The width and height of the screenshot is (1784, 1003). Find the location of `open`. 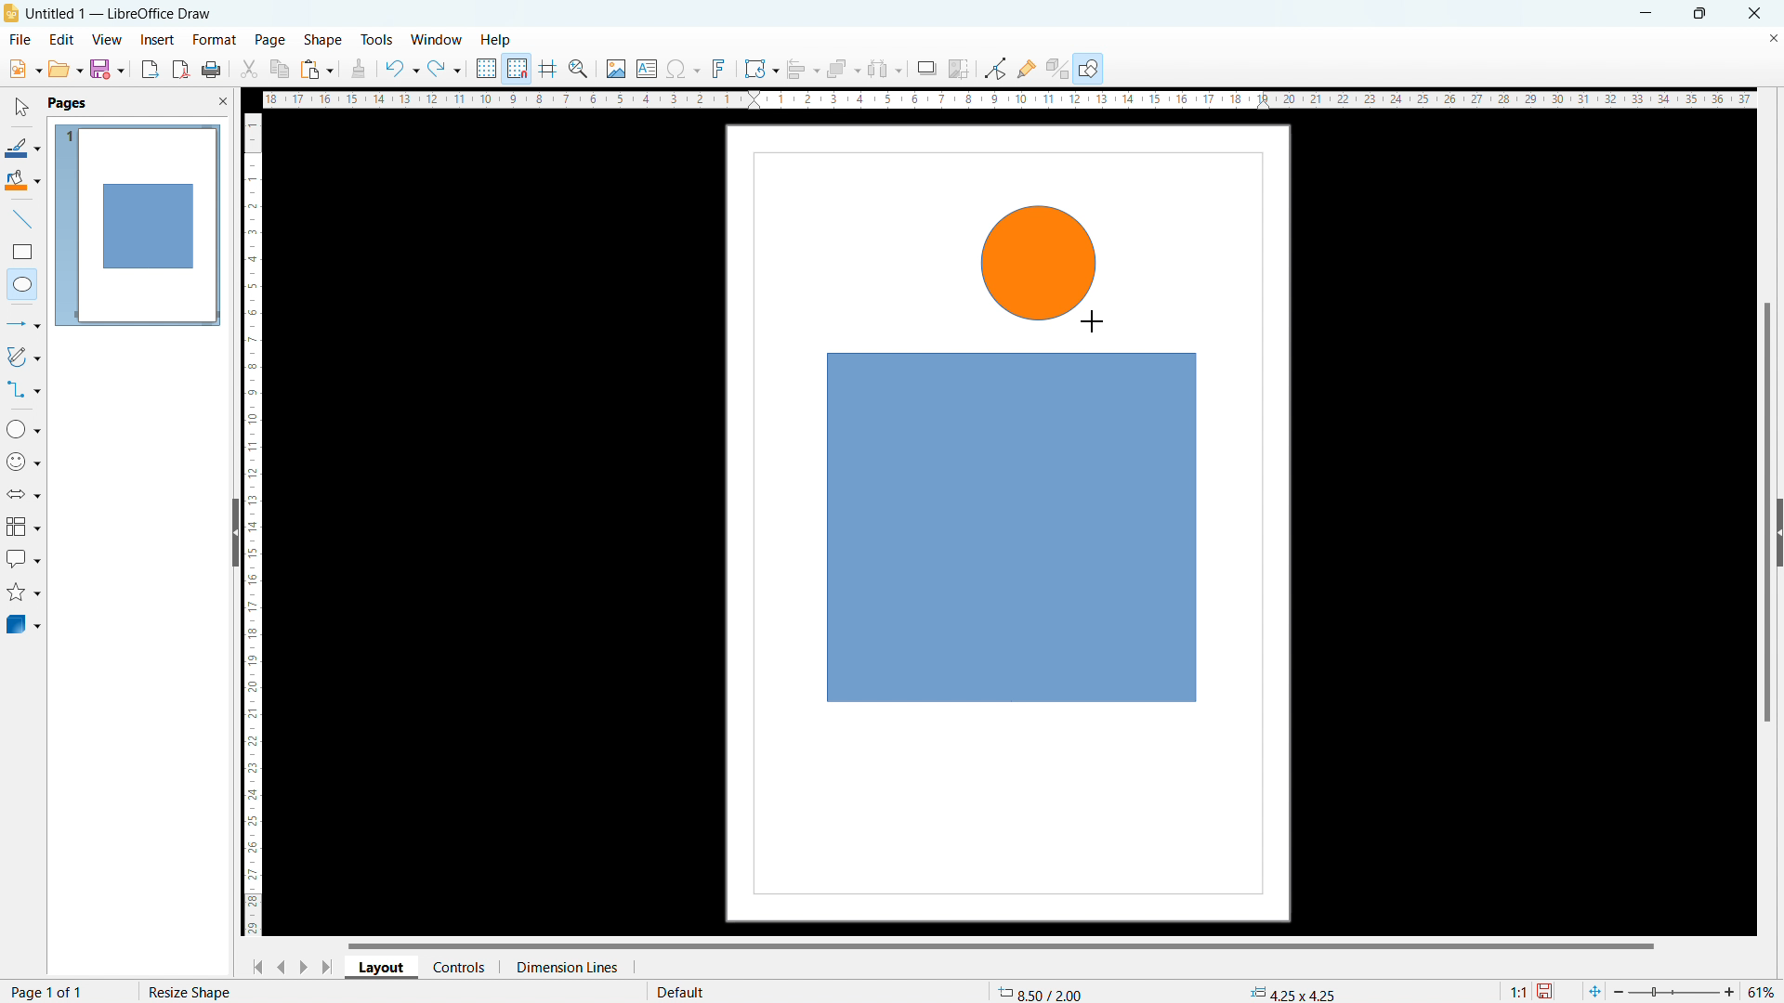

open is located at coordinates (65, 69).